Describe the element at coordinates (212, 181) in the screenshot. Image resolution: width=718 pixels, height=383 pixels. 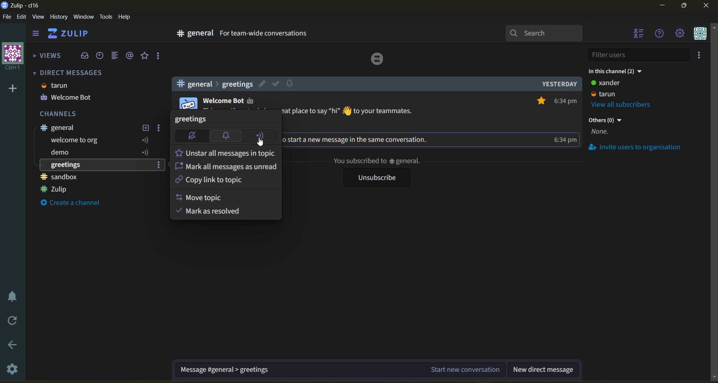
I see `copy link` at that location.